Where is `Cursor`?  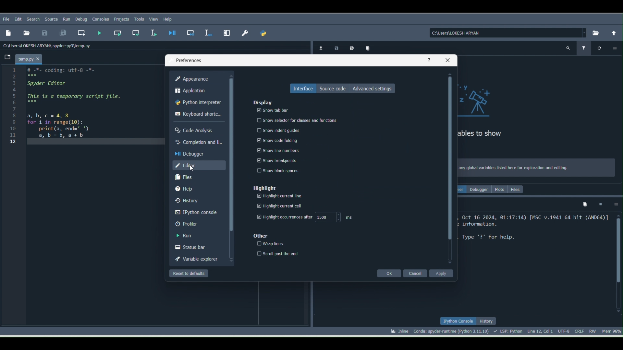 Cursor is located at coordinates (191, 169).